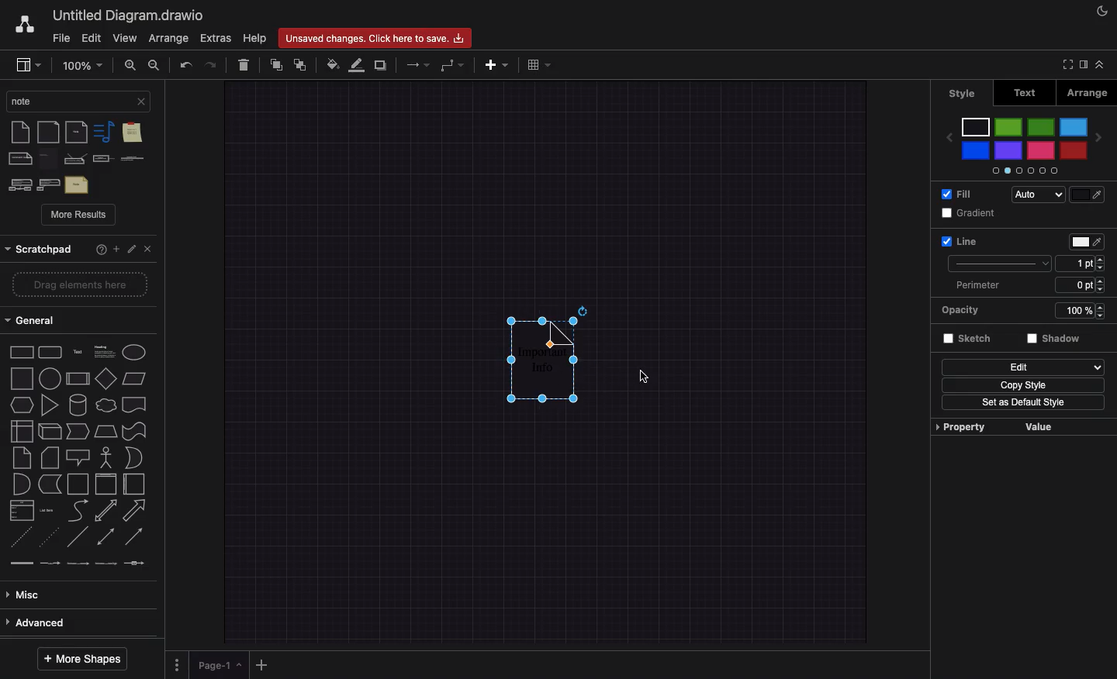 This screenshot has width=1117, height=679. Describe the element at coordinates (134, 484) in the screenshot. I see `horizontal container` at that location.